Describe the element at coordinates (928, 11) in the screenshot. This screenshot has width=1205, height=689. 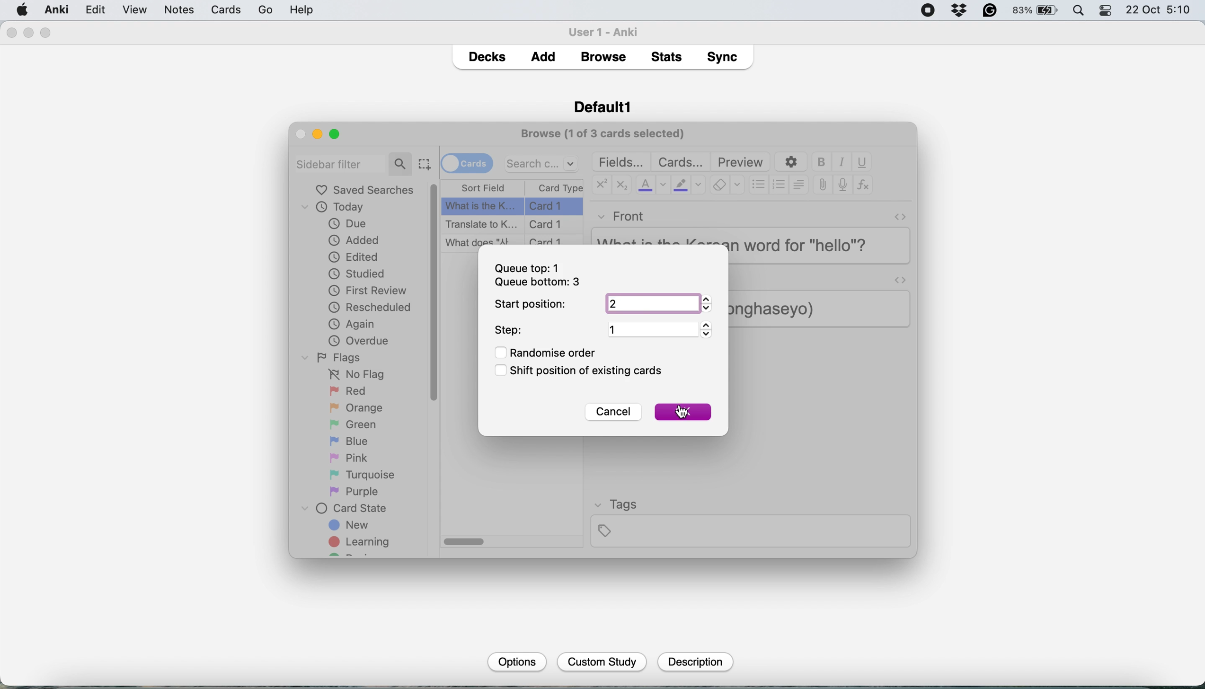
I see `screen recorder` at that location.